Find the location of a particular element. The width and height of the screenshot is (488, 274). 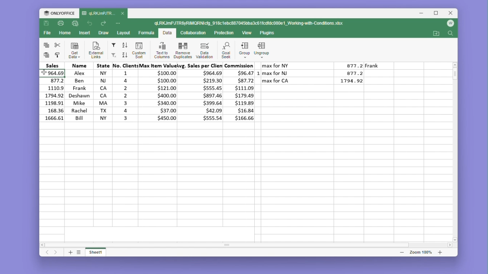

Insert is located at coordinates (85, 32).